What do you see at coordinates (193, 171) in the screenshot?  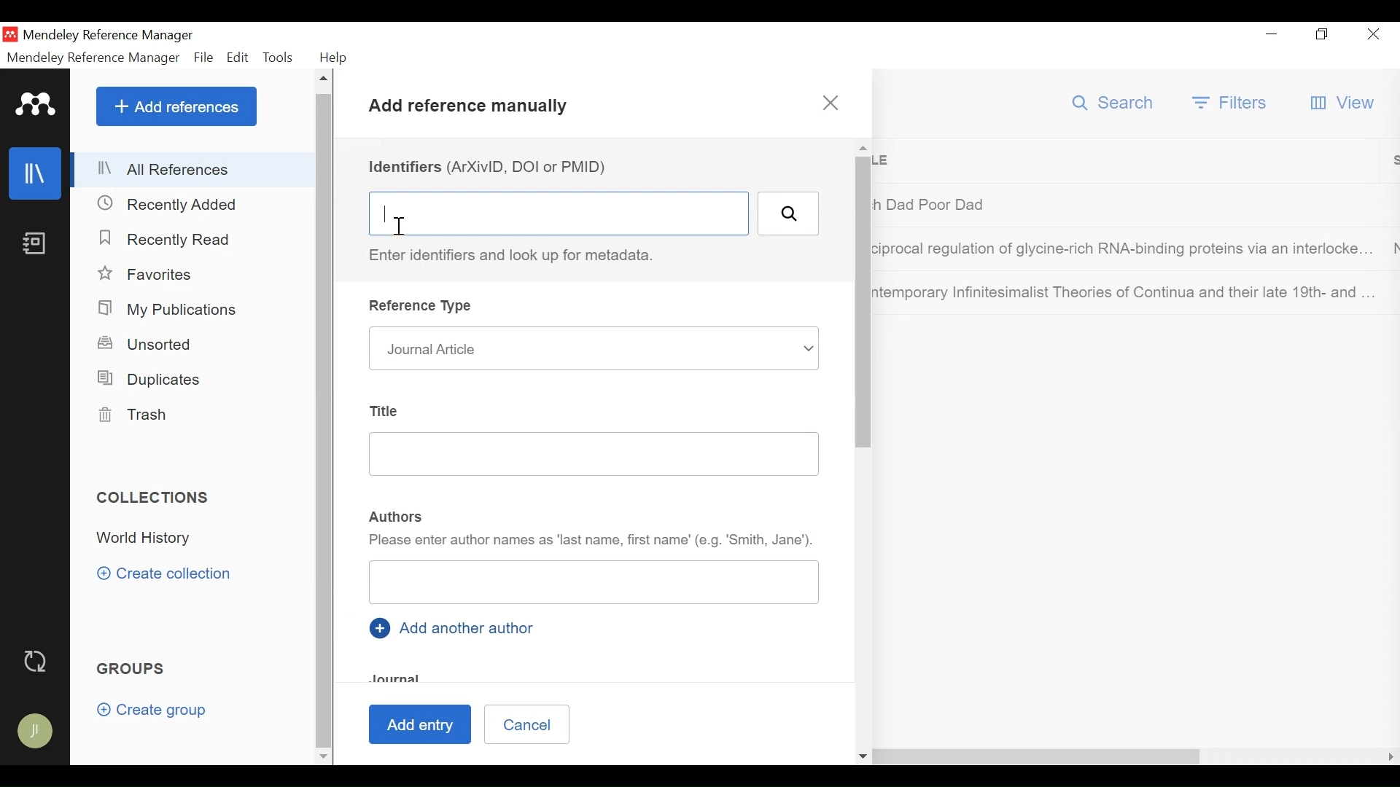 I see `All References` at bounding box center [193, 171].